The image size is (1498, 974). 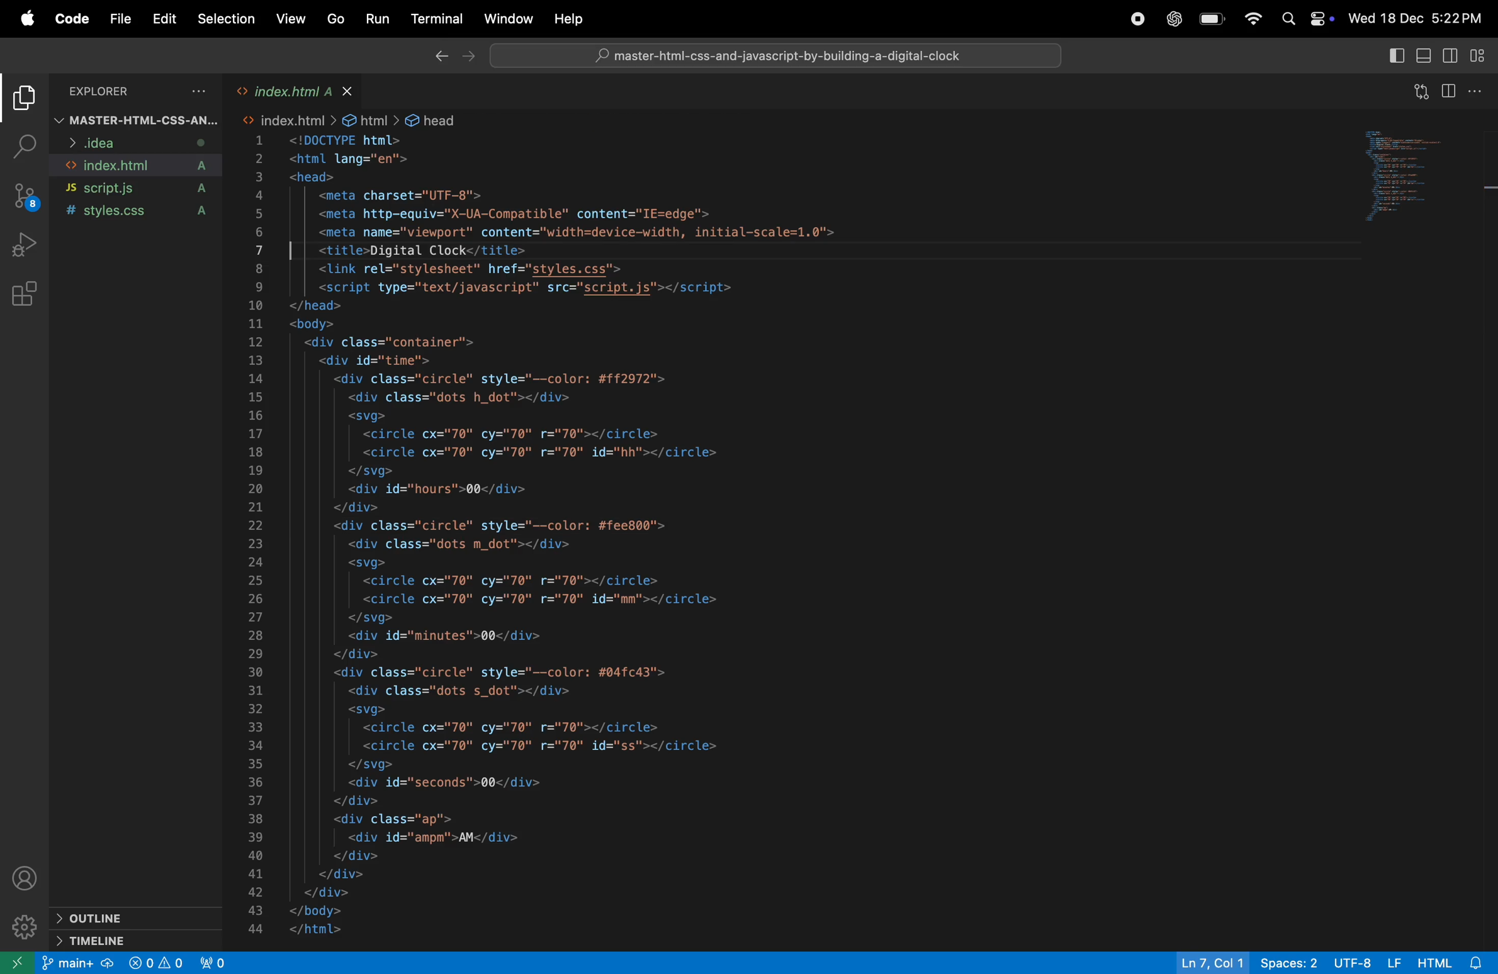 I want to click on primary side bar, so click(x=1394, y=57).